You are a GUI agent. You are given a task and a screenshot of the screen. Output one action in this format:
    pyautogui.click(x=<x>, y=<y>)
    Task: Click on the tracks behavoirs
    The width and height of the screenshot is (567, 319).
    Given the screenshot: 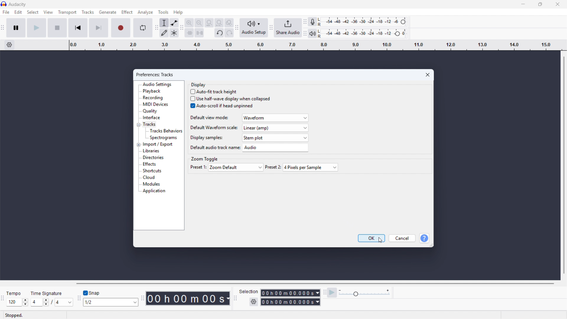 What is the action you would take?
    pyautogui.click(x=166, y=131)
    